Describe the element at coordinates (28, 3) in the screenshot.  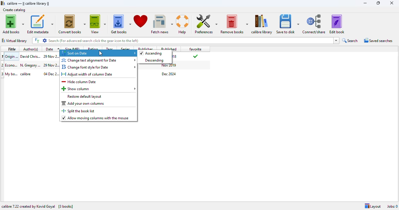
I see `calibre library` at that location.